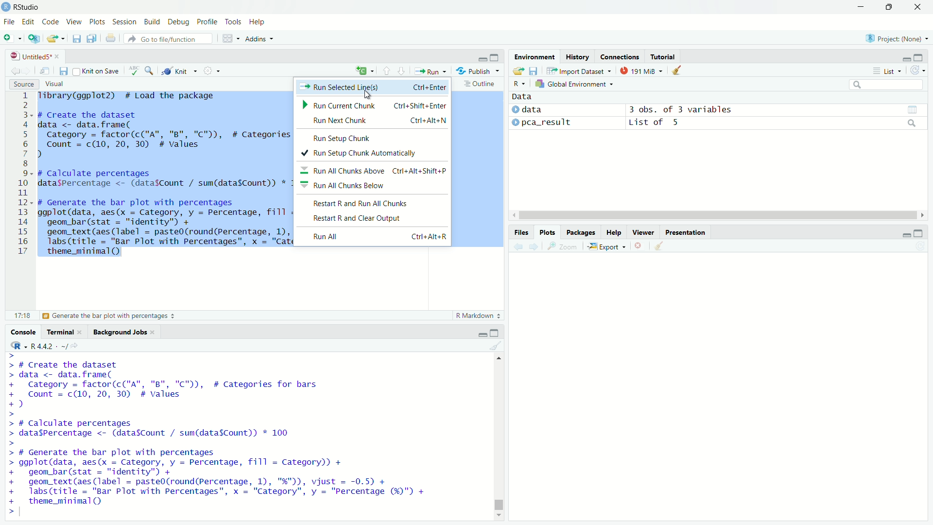  What do you see at coordinates (890, 8) in the screenshot?
I see `maximize` at bounding box center [890, 8].